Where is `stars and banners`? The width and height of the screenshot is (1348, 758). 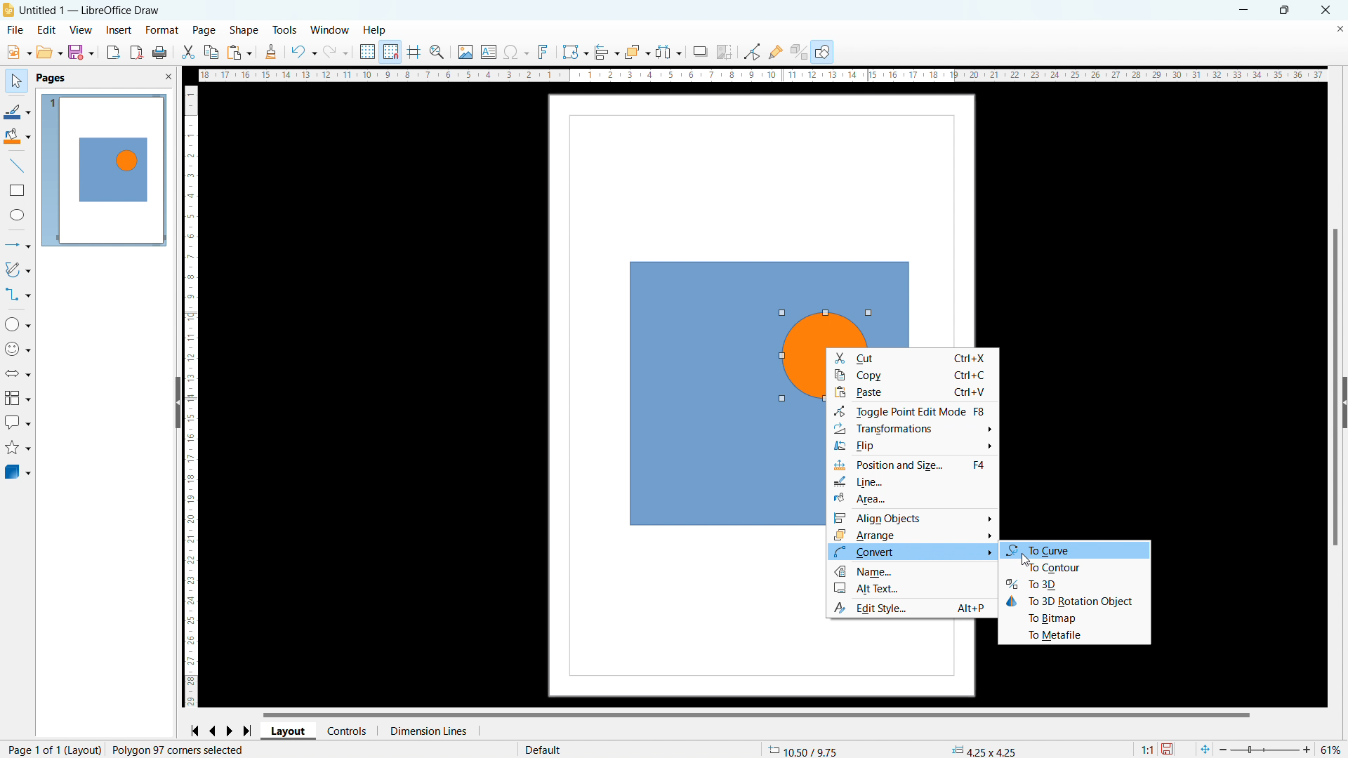 stars and banners is located at coordinates (18, 446).